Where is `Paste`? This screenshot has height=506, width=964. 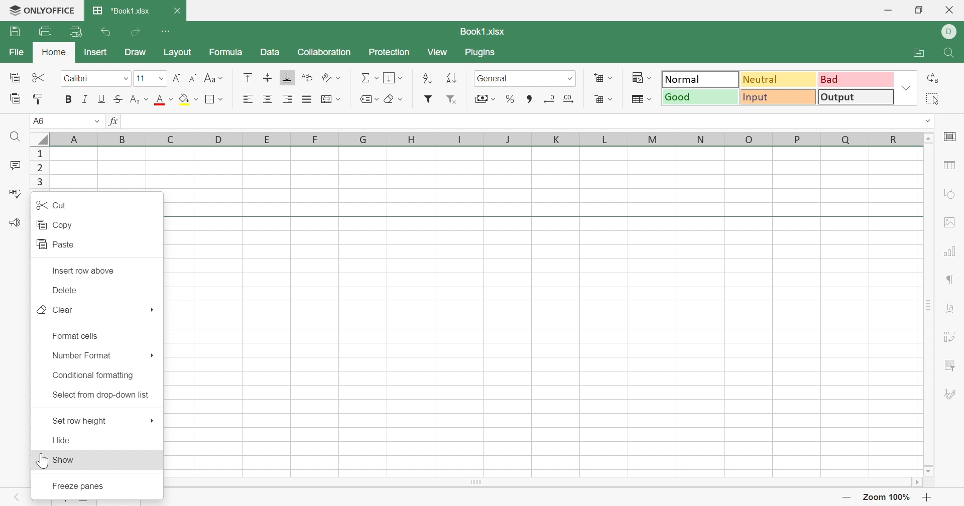 Paste is located at coordinates (56, 244).